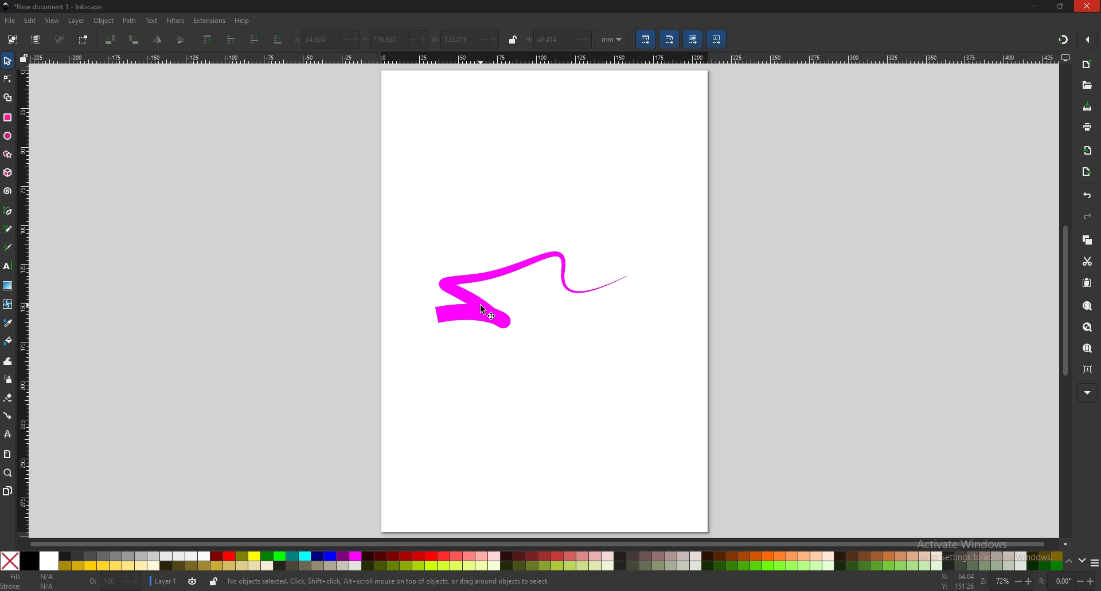 The image size is (1101, 591). I want to click on help, so click(243, 20).